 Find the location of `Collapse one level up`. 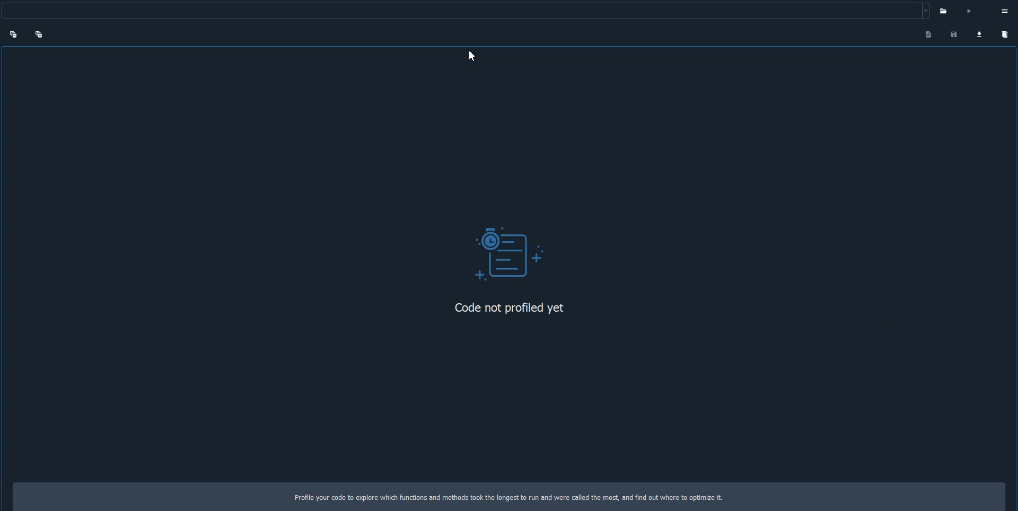

Collapse one level up is located at coordinates (14, 34).